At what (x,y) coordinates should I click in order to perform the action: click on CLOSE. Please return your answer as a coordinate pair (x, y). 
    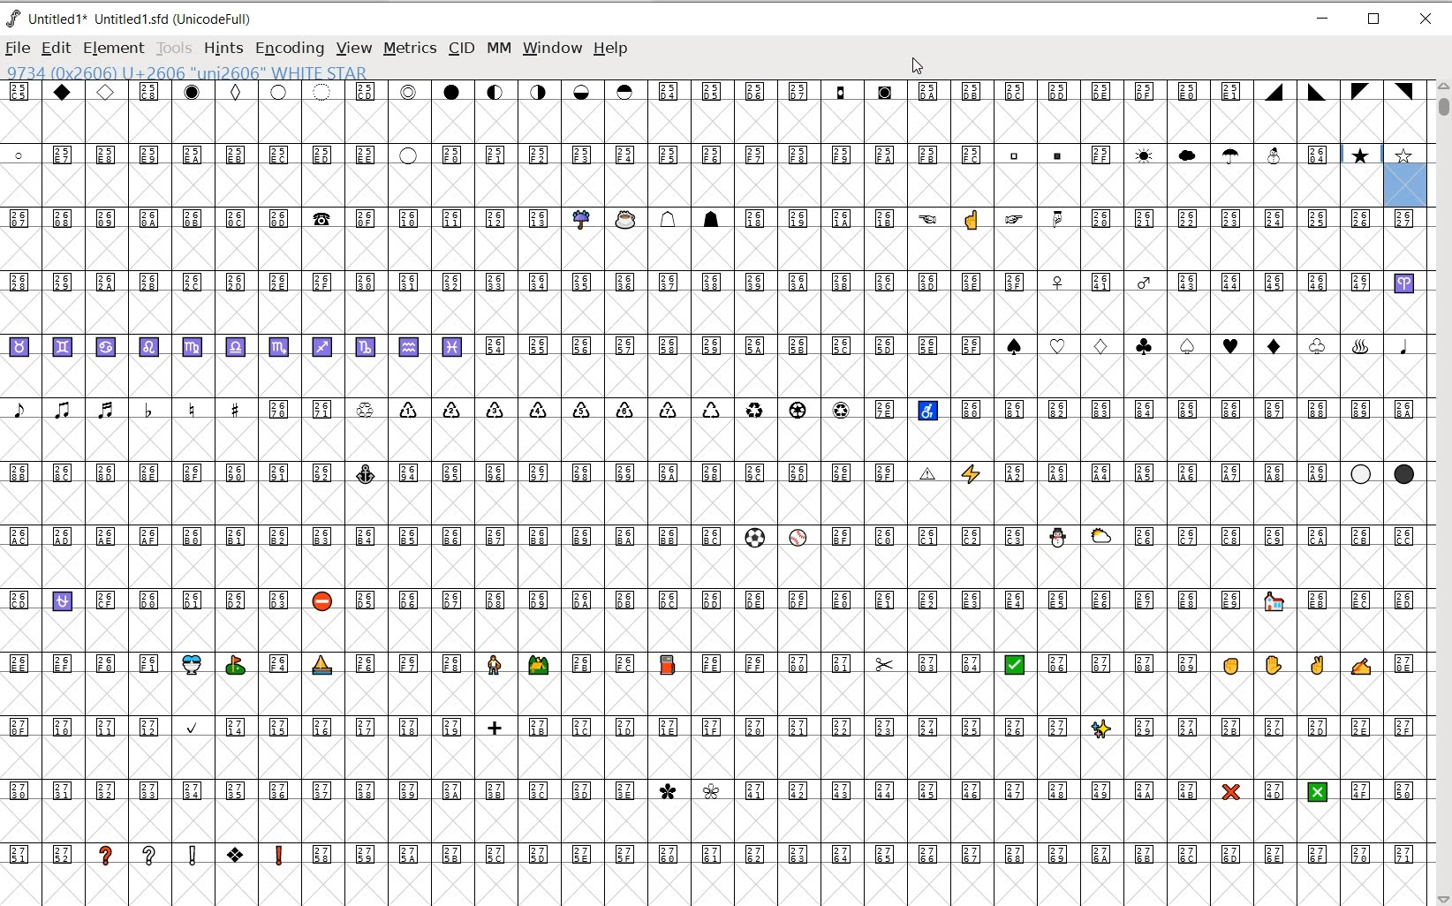
    Looking at the image, I should click on (1426, 19).